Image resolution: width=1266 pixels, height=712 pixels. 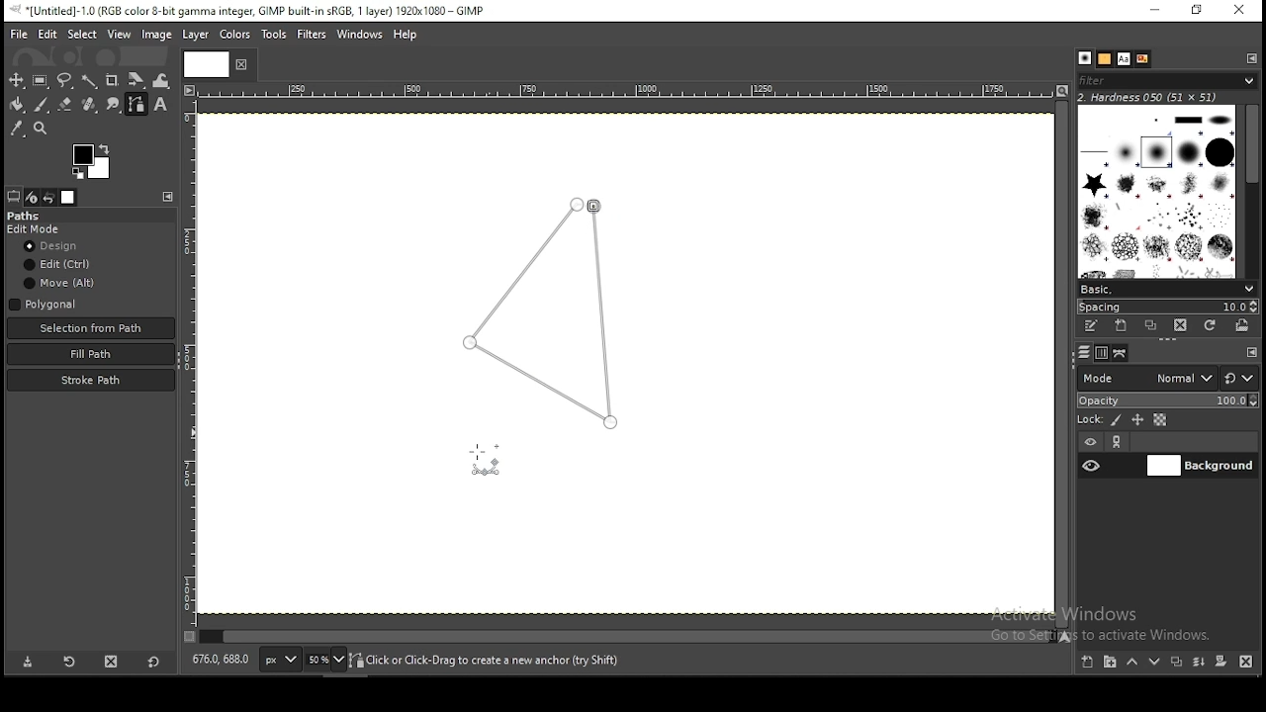 What do you see at coordinates (69, 197) in the screenshot?
I see `images` at bounding box center [69, 197].